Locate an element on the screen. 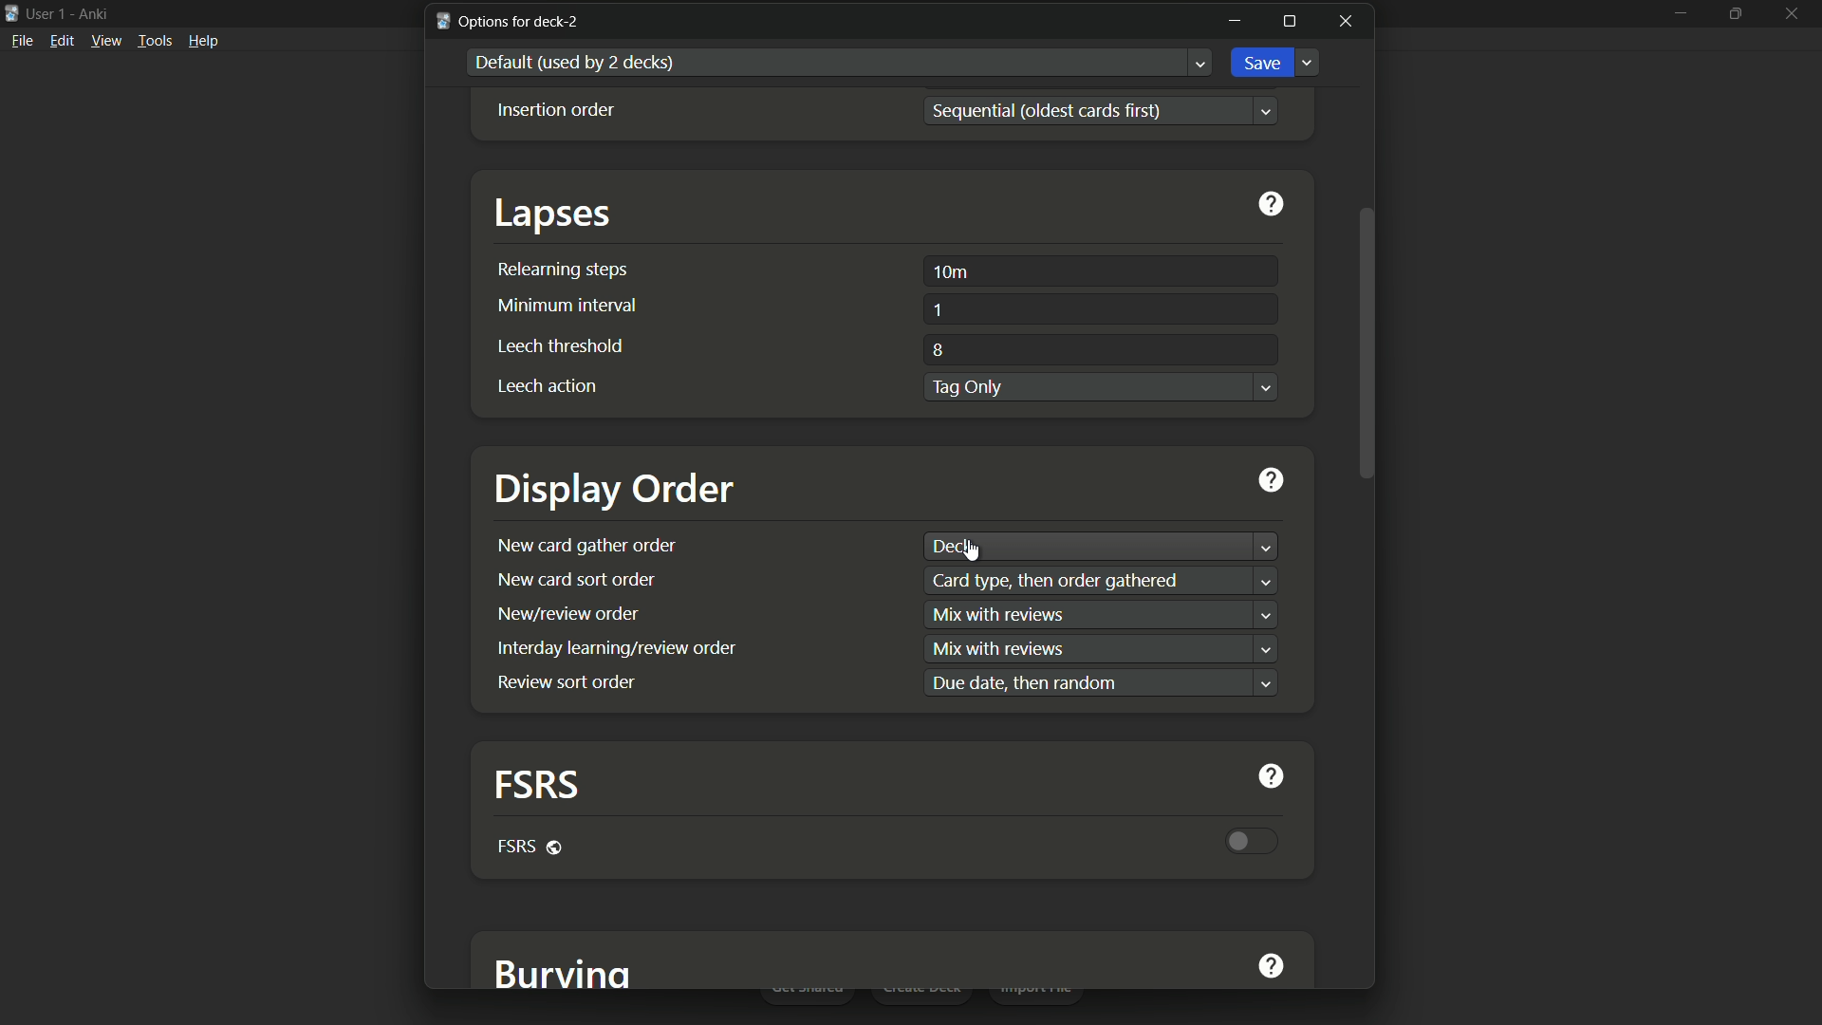 The height and width of the screenshot is (1025, 1822). maximize is located at coordinates (1738, 11).